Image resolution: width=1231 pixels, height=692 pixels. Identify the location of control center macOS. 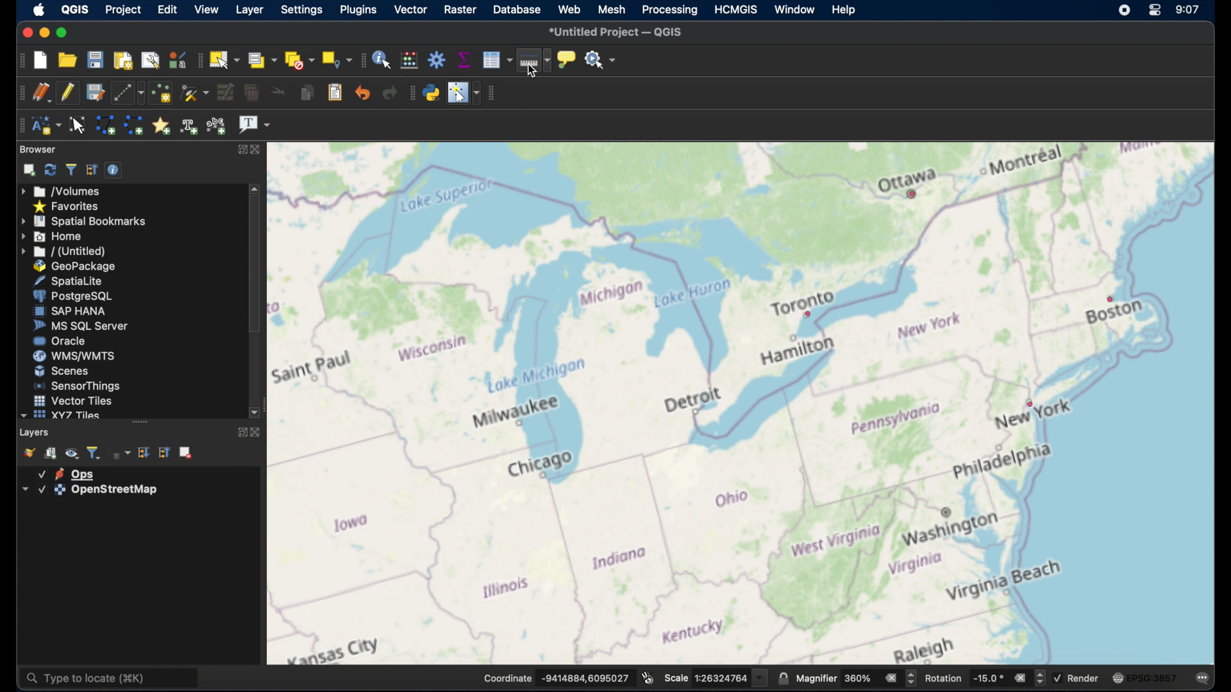
(1153, 11).